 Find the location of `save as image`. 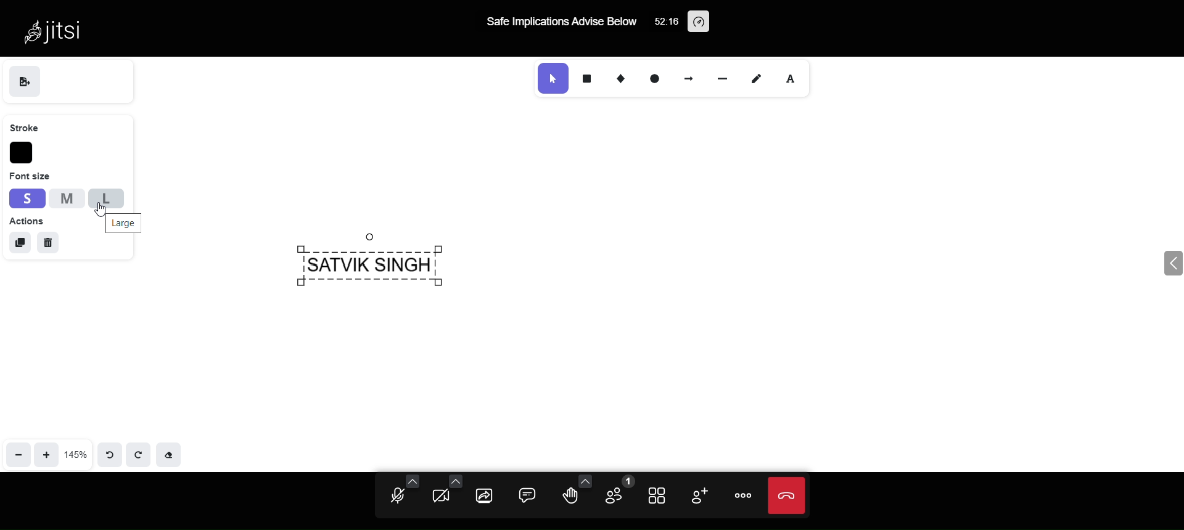

save as image is located at coordinates (25, 81).